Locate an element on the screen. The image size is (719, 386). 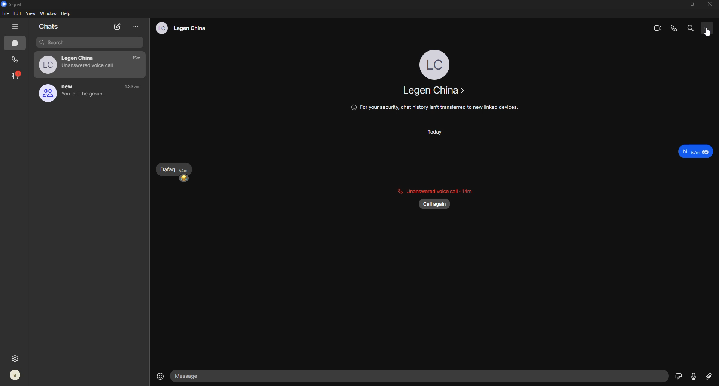
maximize is located at coordinates (690, 4).